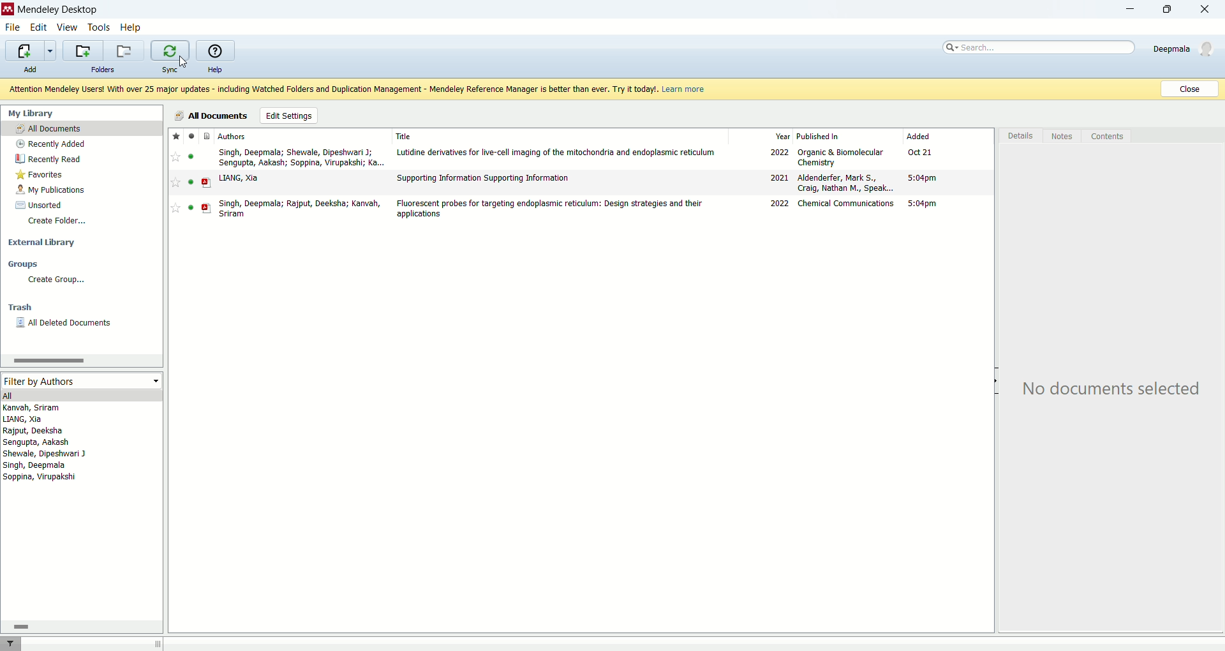 The height and width of the screenshot is (651, 1225). Describe the element at coordinates (99, 27) in the screenshot. I see `tools` at that location.